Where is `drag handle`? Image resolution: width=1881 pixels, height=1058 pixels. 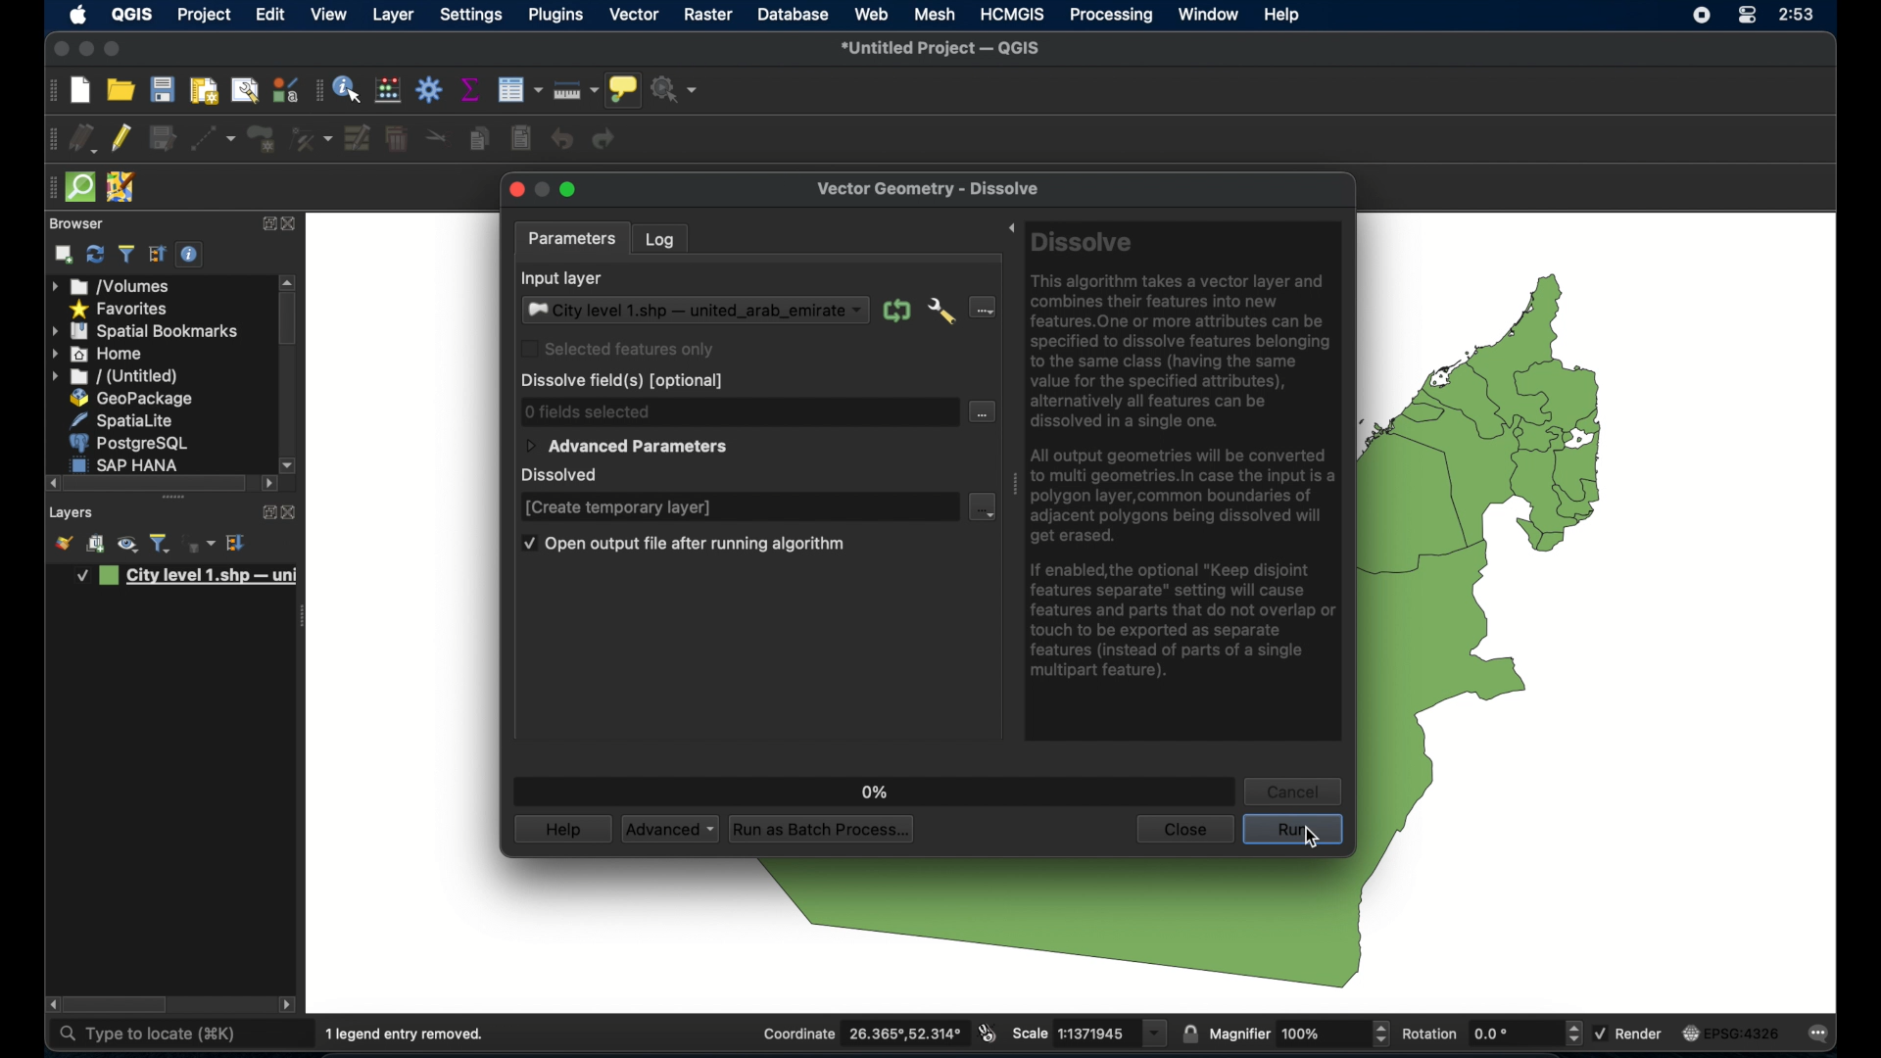 drag handle is located at coordinates (1014, 482).